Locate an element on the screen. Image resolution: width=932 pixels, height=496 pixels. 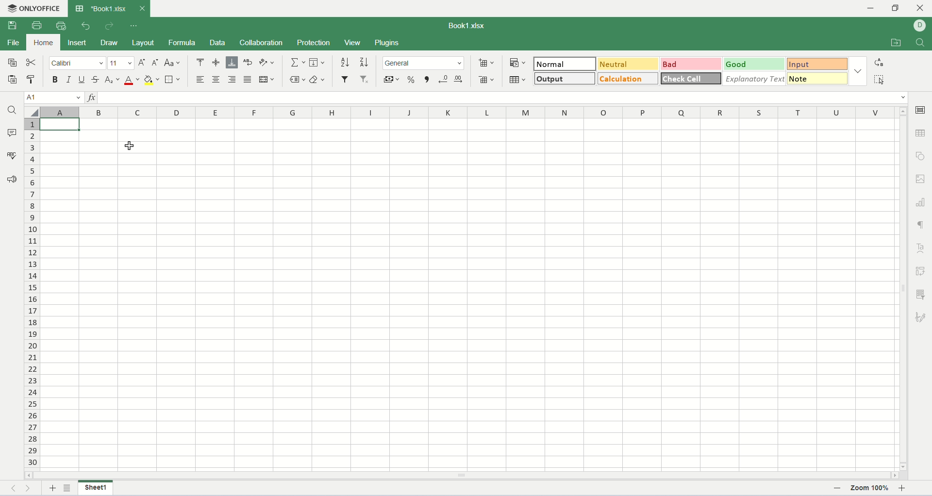
replace is located at coordinates (881, 62).